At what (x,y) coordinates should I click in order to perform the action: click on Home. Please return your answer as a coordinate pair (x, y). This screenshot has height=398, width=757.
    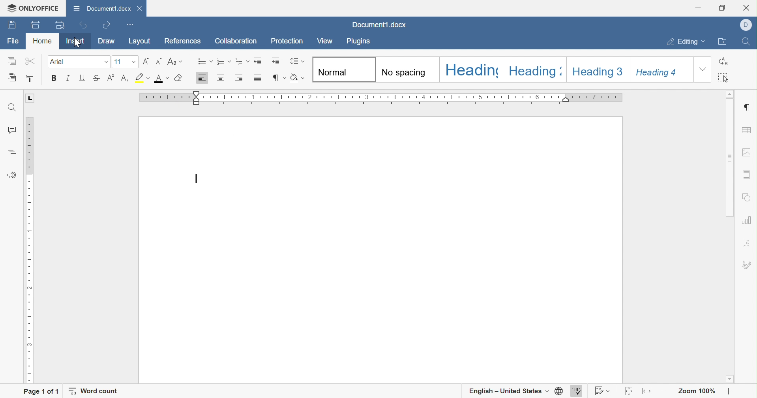
    Looking at the image, I should click on (42, 40).